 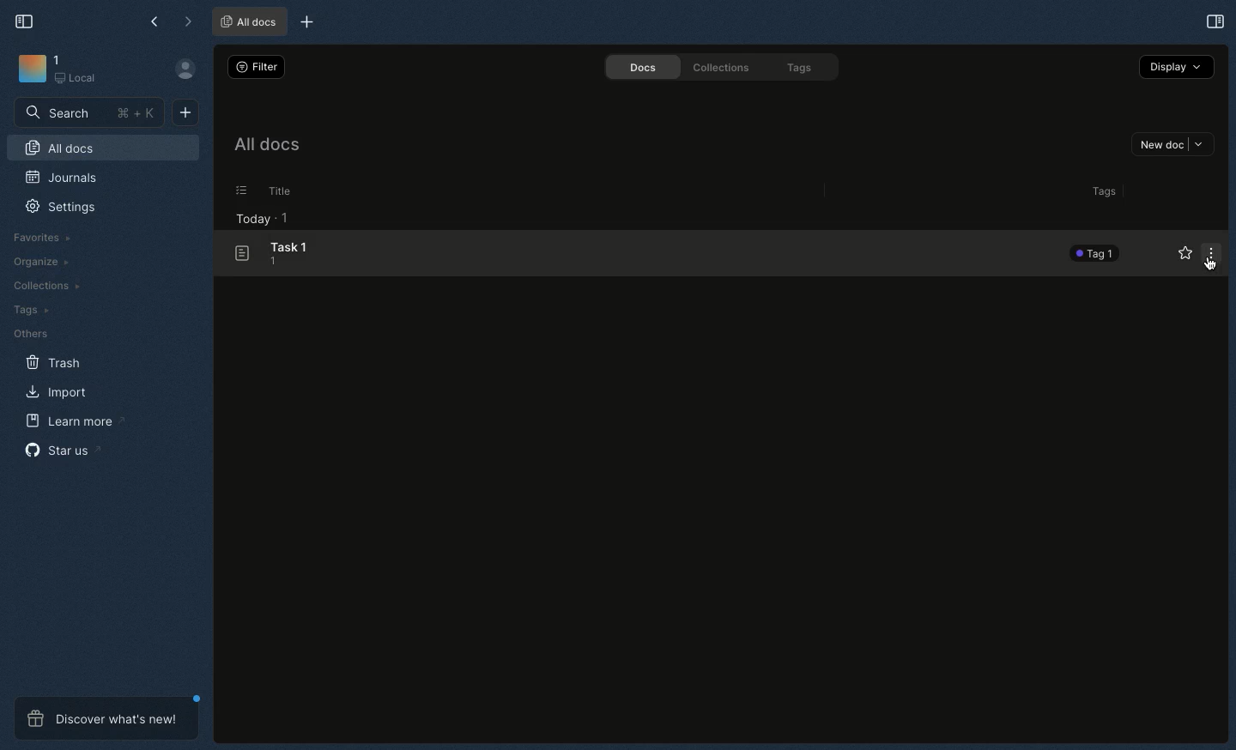 I want to click on Today, so click(x=249, y=220).